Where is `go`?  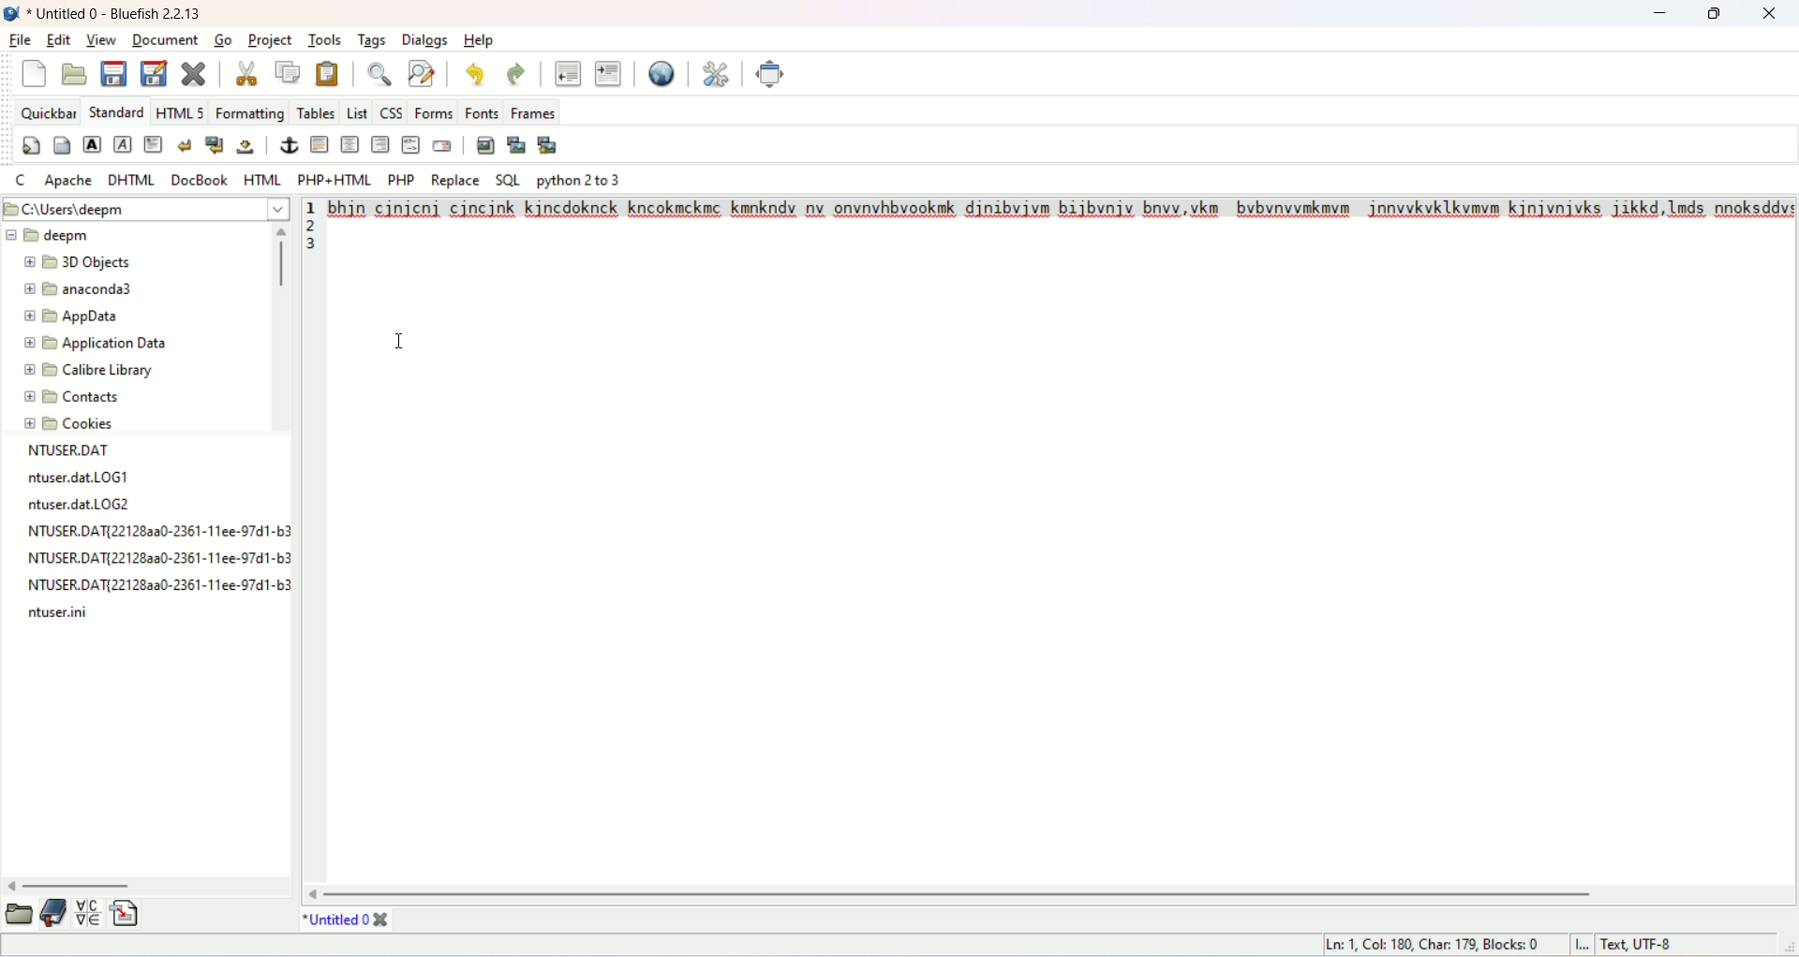 go is located at coordinates (226, 42).